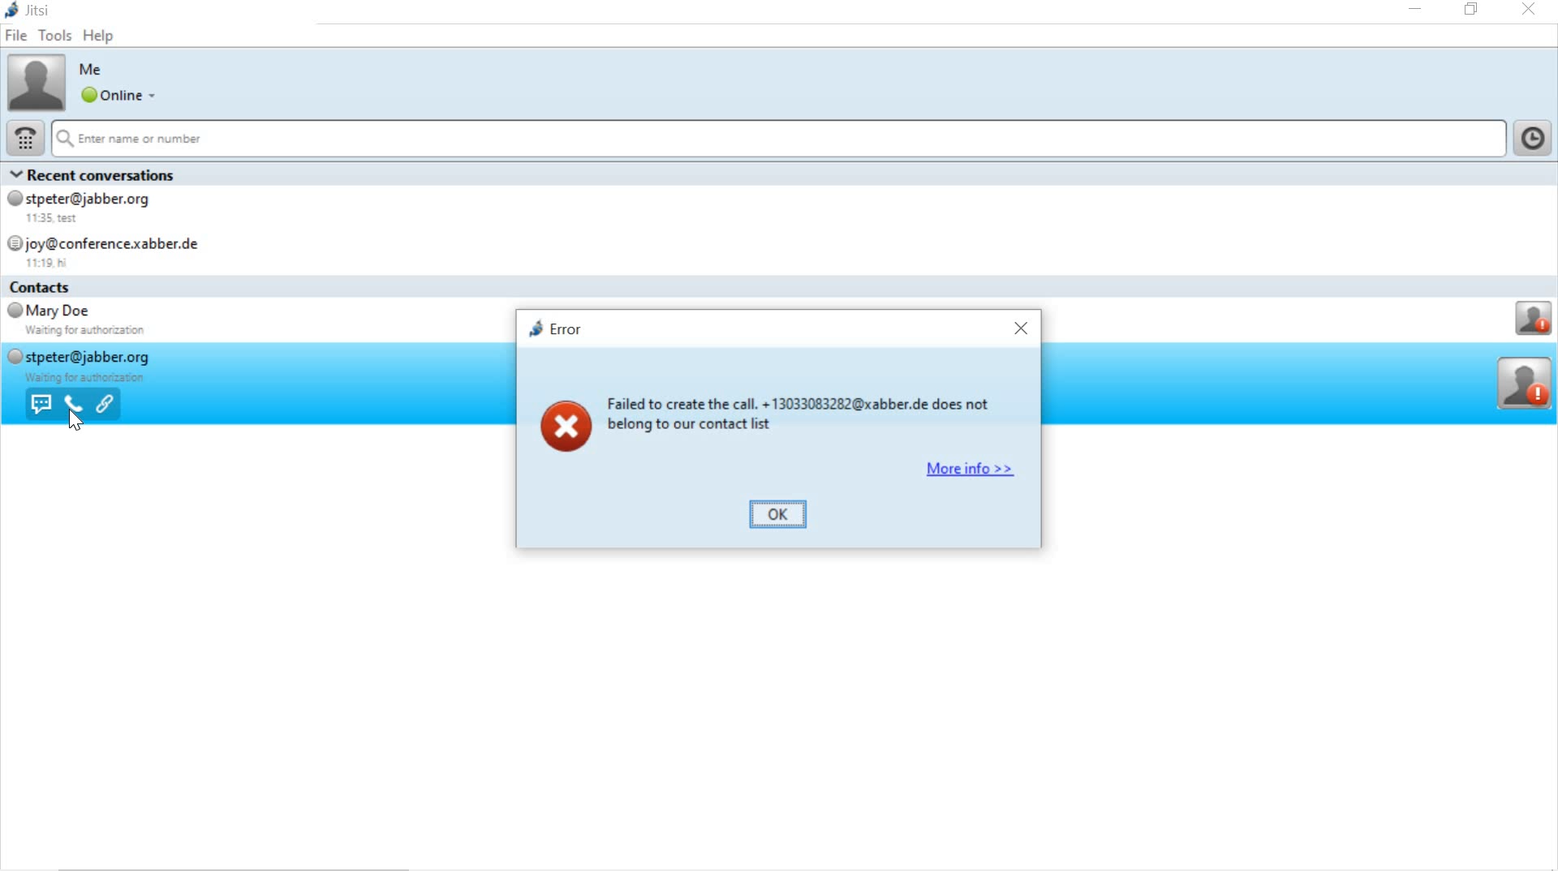 This screenshot has height=871, width=1558. I want to click on OK, so click(784, 517).